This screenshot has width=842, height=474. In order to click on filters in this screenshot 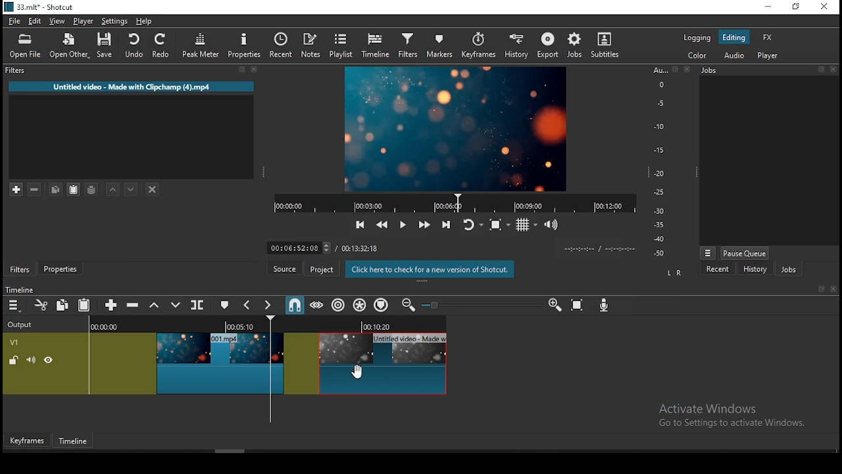, I will do `click(20, 269)`.